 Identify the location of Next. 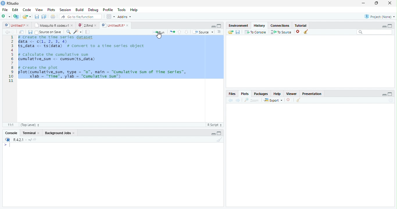
(13, 32).